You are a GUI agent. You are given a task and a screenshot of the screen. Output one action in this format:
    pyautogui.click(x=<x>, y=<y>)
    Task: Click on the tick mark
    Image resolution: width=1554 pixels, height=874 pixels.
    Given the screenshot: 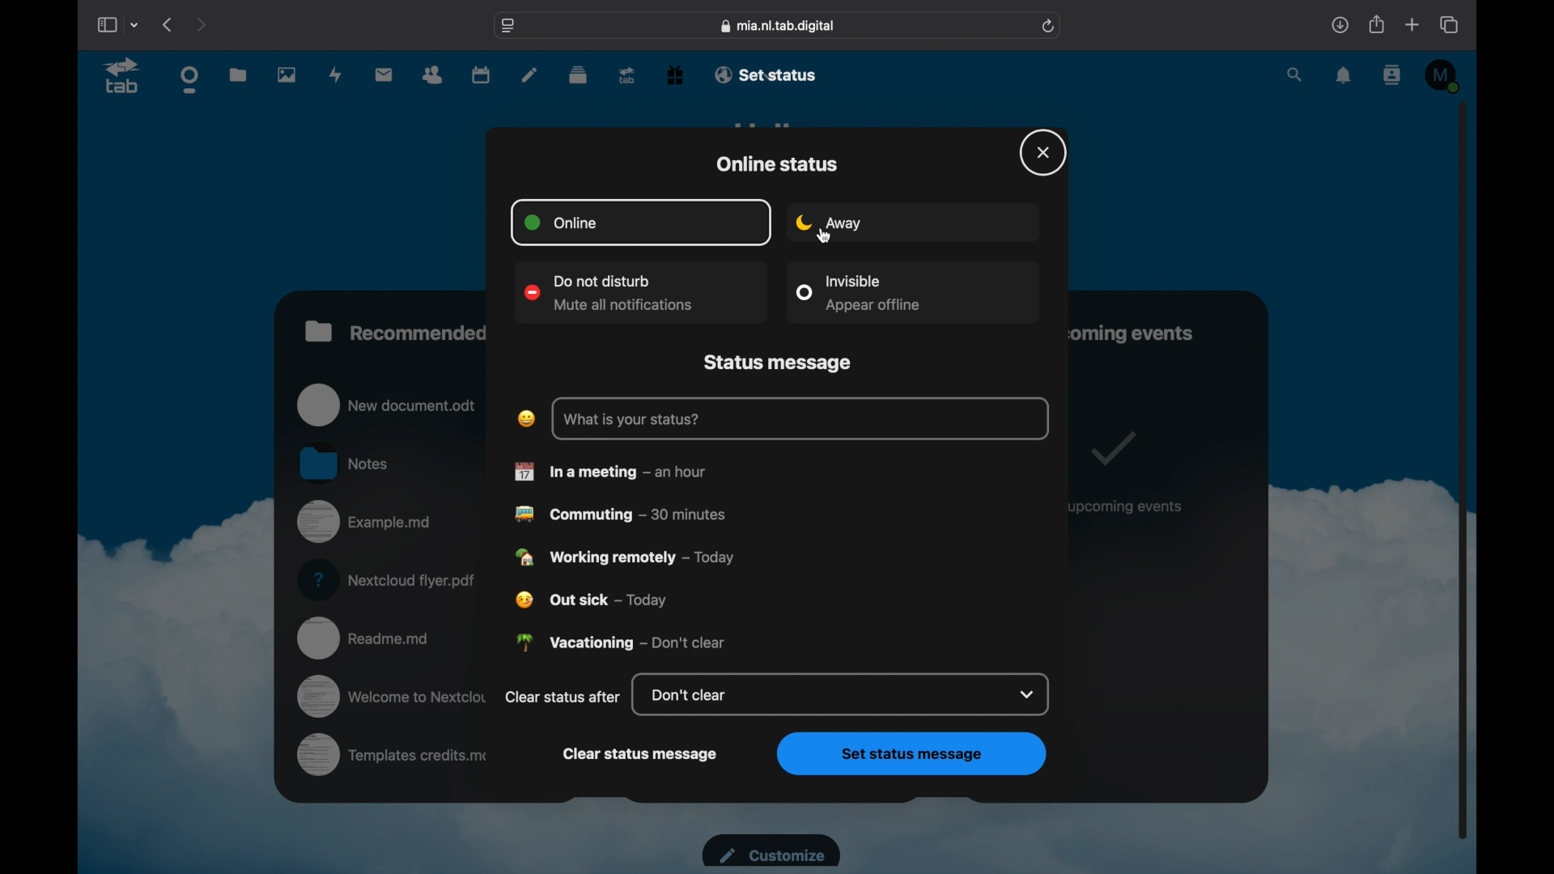 What is the action you would take?
    pyautogui.click(x=1110, y=448)
    